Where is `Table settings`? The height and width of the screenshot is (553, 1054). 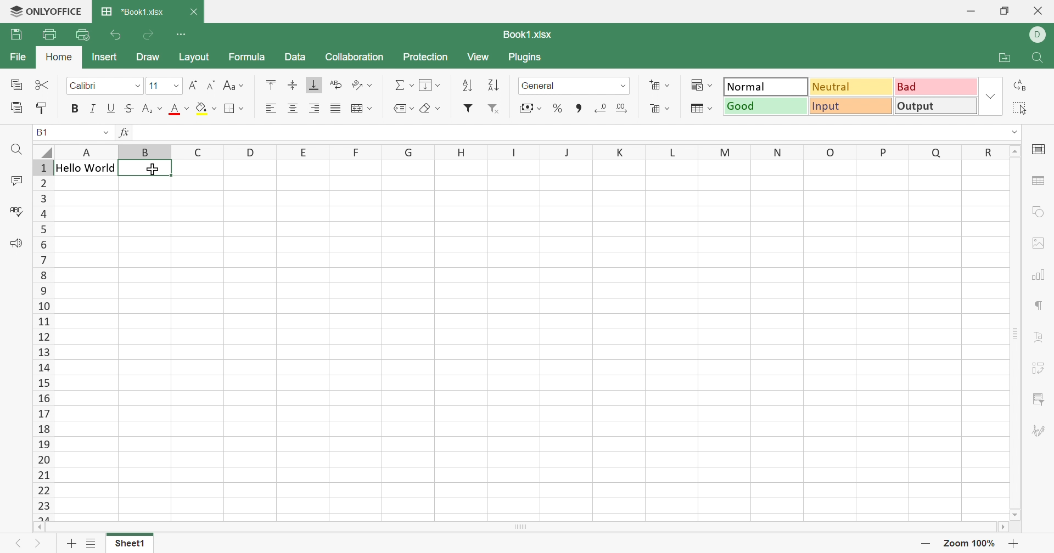
Table settings is located at coordinates (1040, 182).